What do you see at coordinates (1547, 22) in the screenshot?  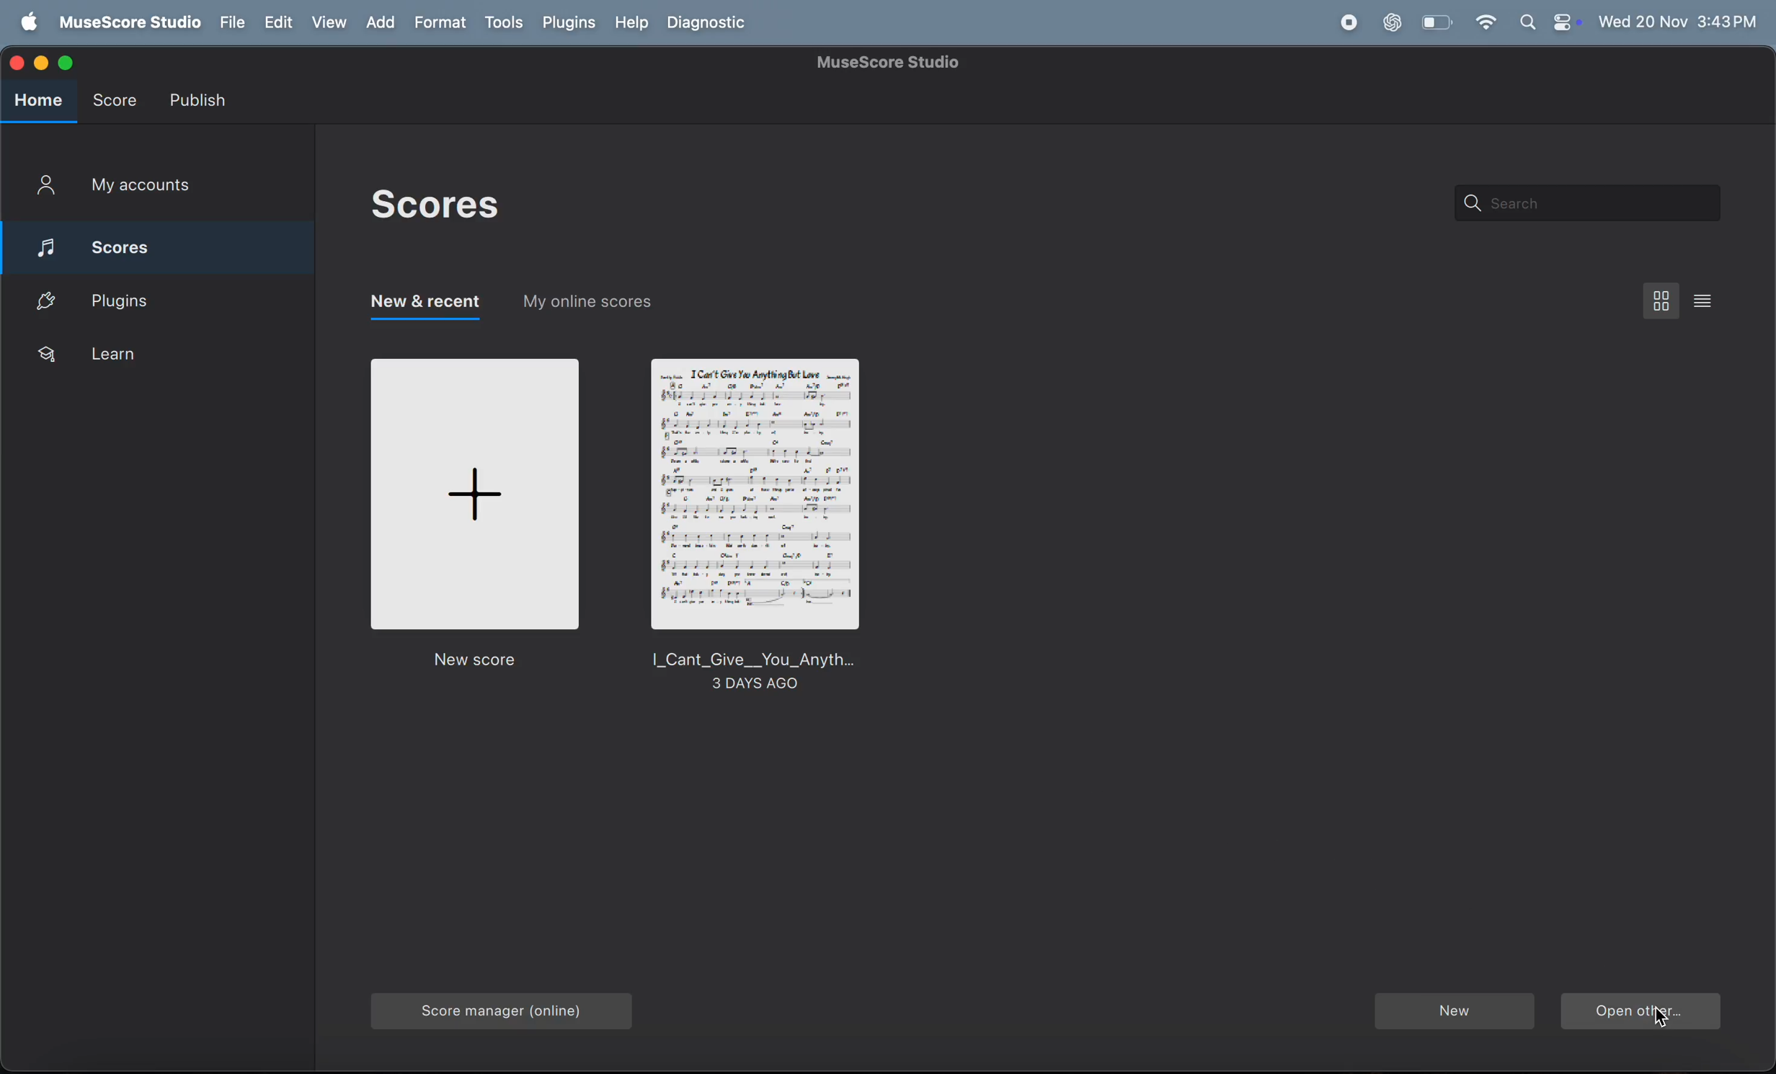 I see `apple widgets` at bounding box center [1547, 22].